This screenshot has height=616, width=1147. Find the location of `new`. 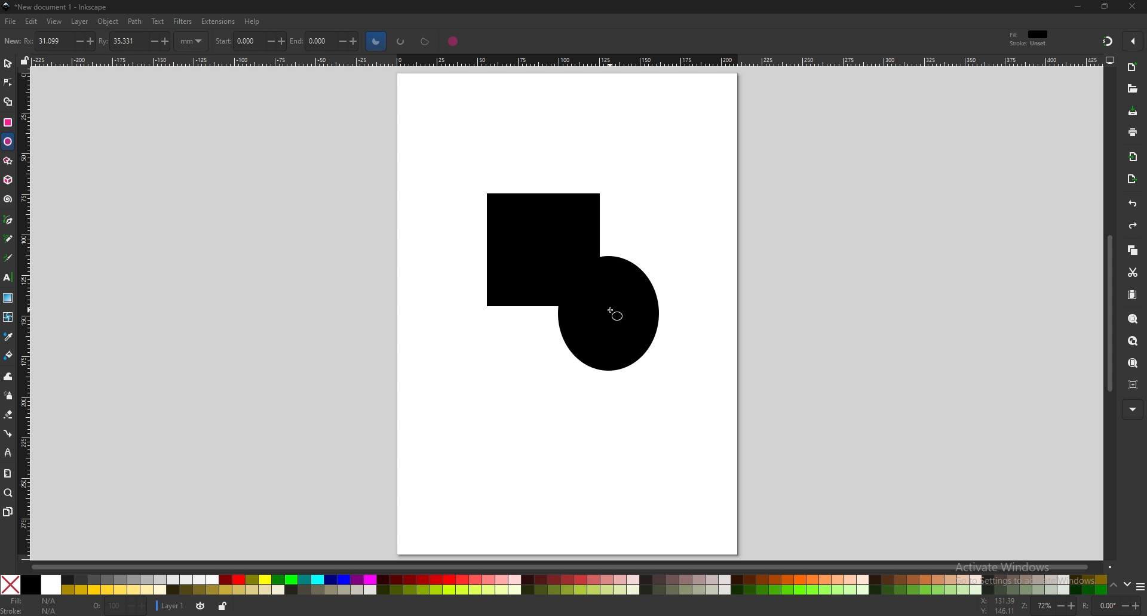

new is located at coordinates (1131, 67).